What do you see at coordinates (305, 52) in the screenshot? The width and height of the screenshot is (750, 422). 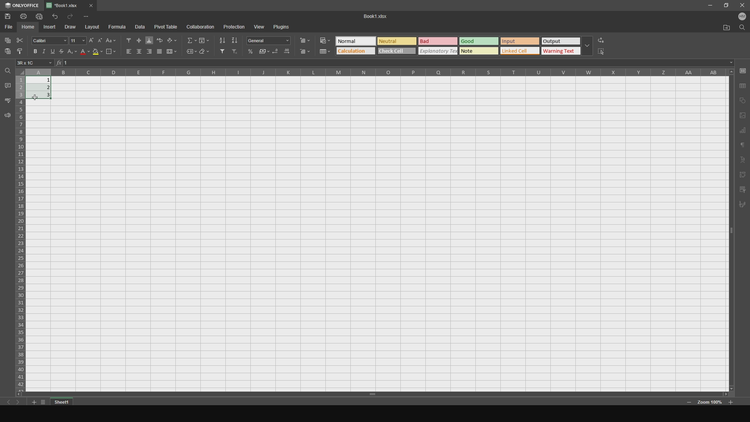 I see `delete cells` at bounding box center [305, 52].